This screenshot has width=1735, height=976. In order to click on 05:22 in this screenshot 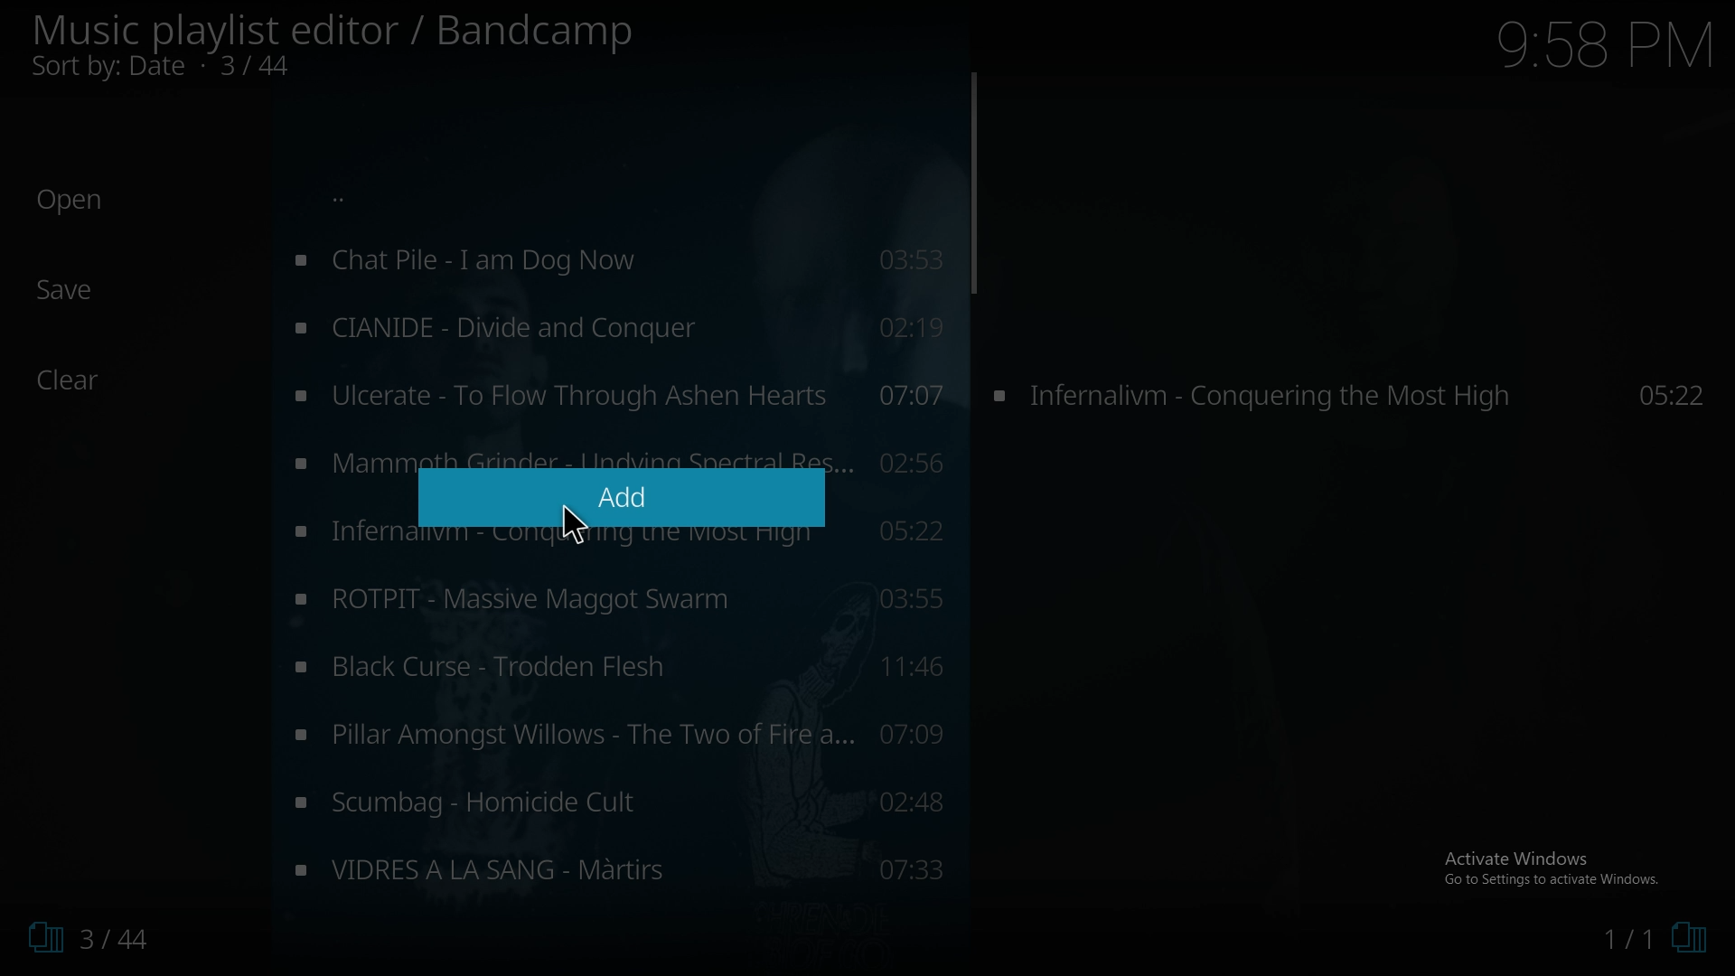, I will do `click(907, 528)`.